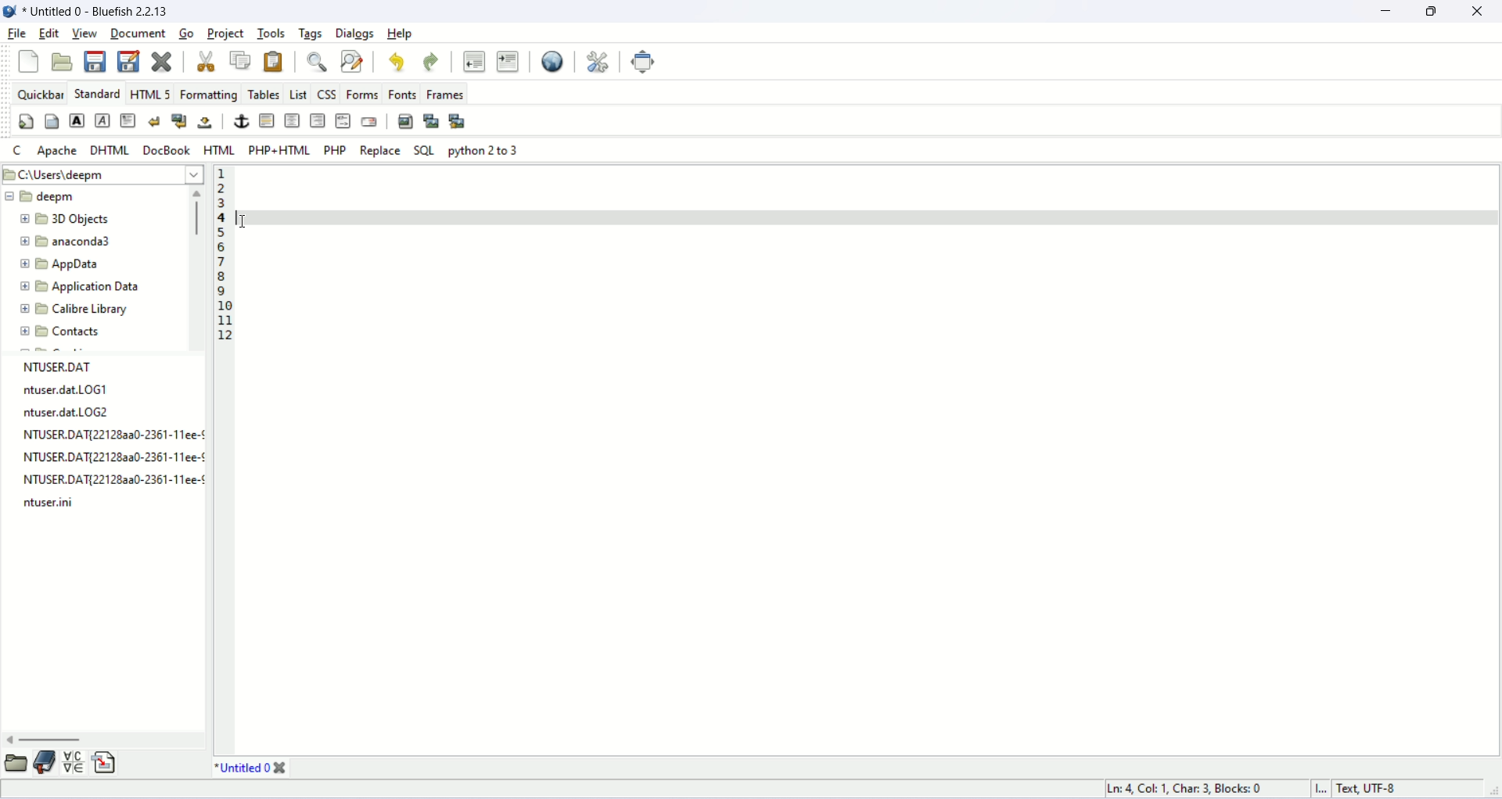 This screenshot has height=799, width=1502. I want to click on document name, so click(95, 10).